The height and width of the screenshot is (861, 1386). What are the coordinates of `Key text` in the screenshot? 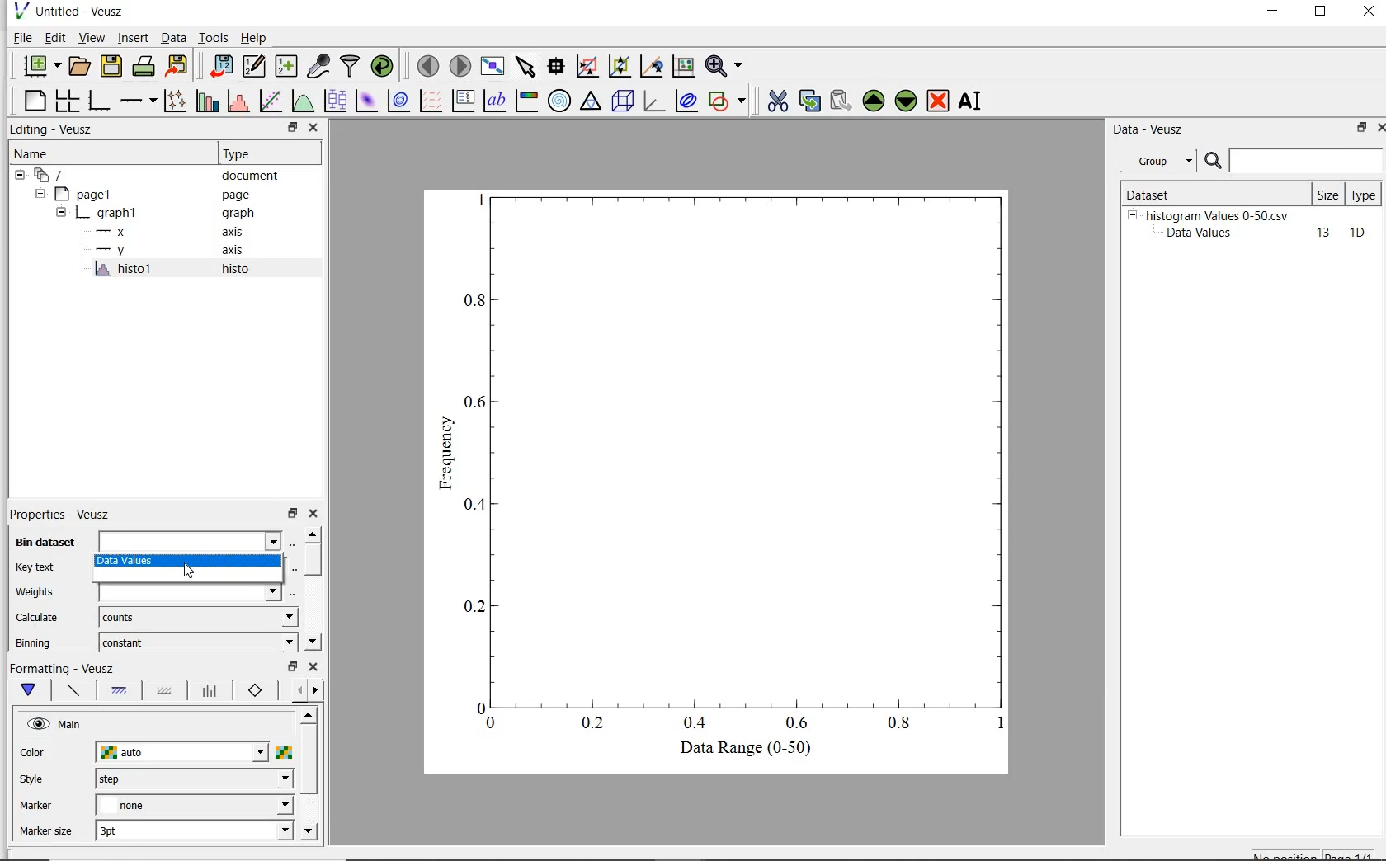 It's located at (35, 567).